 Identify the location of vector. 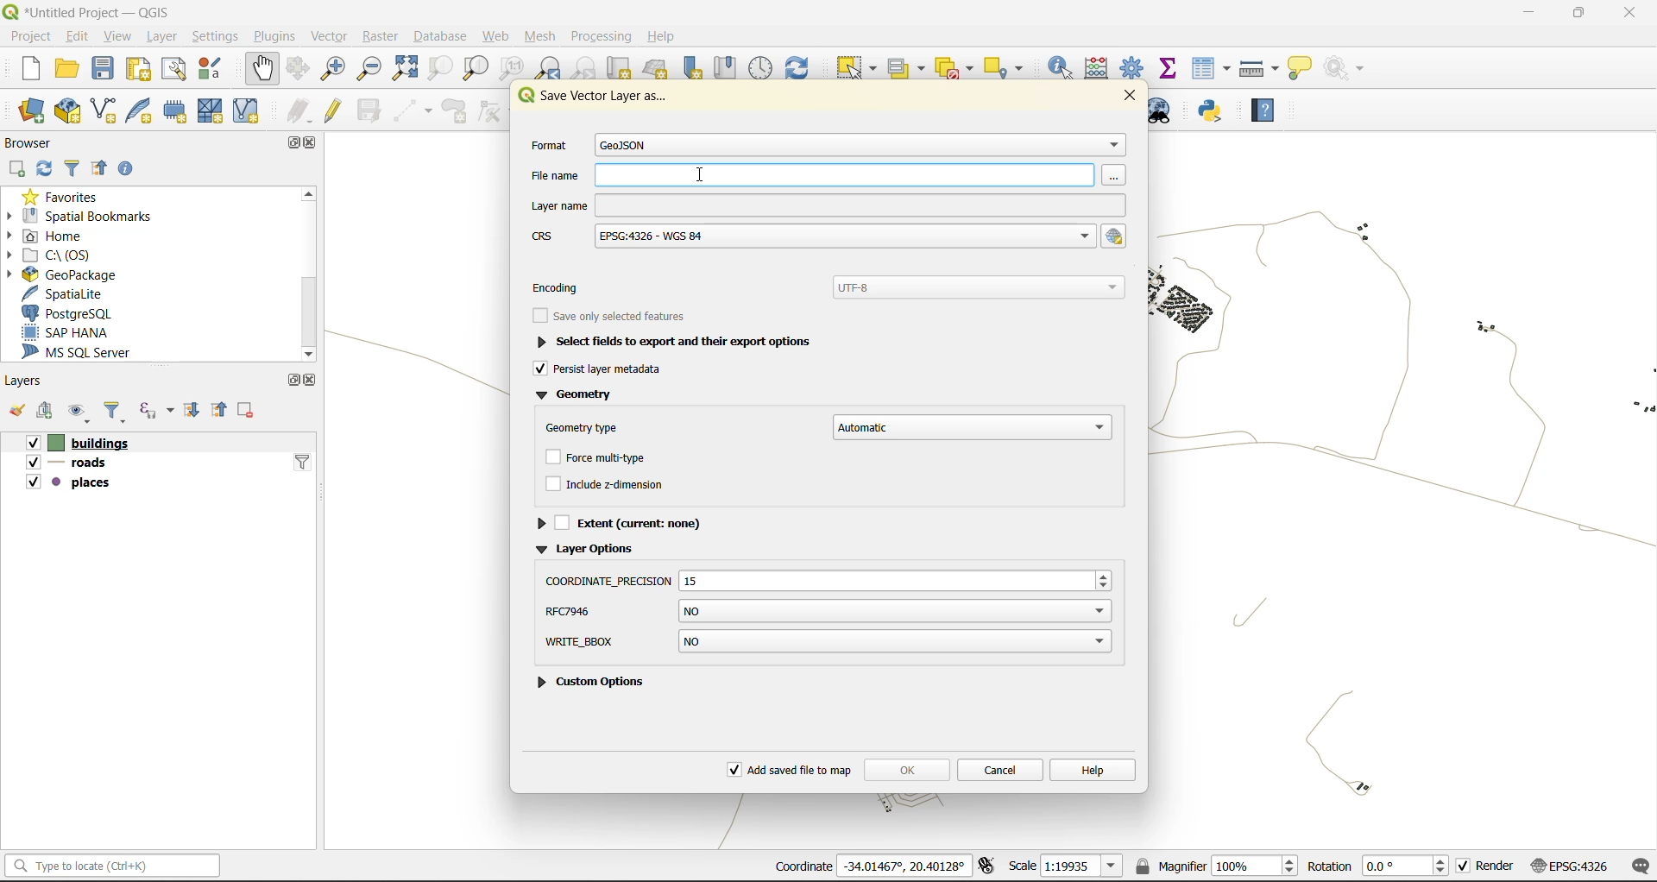
(335, 38).